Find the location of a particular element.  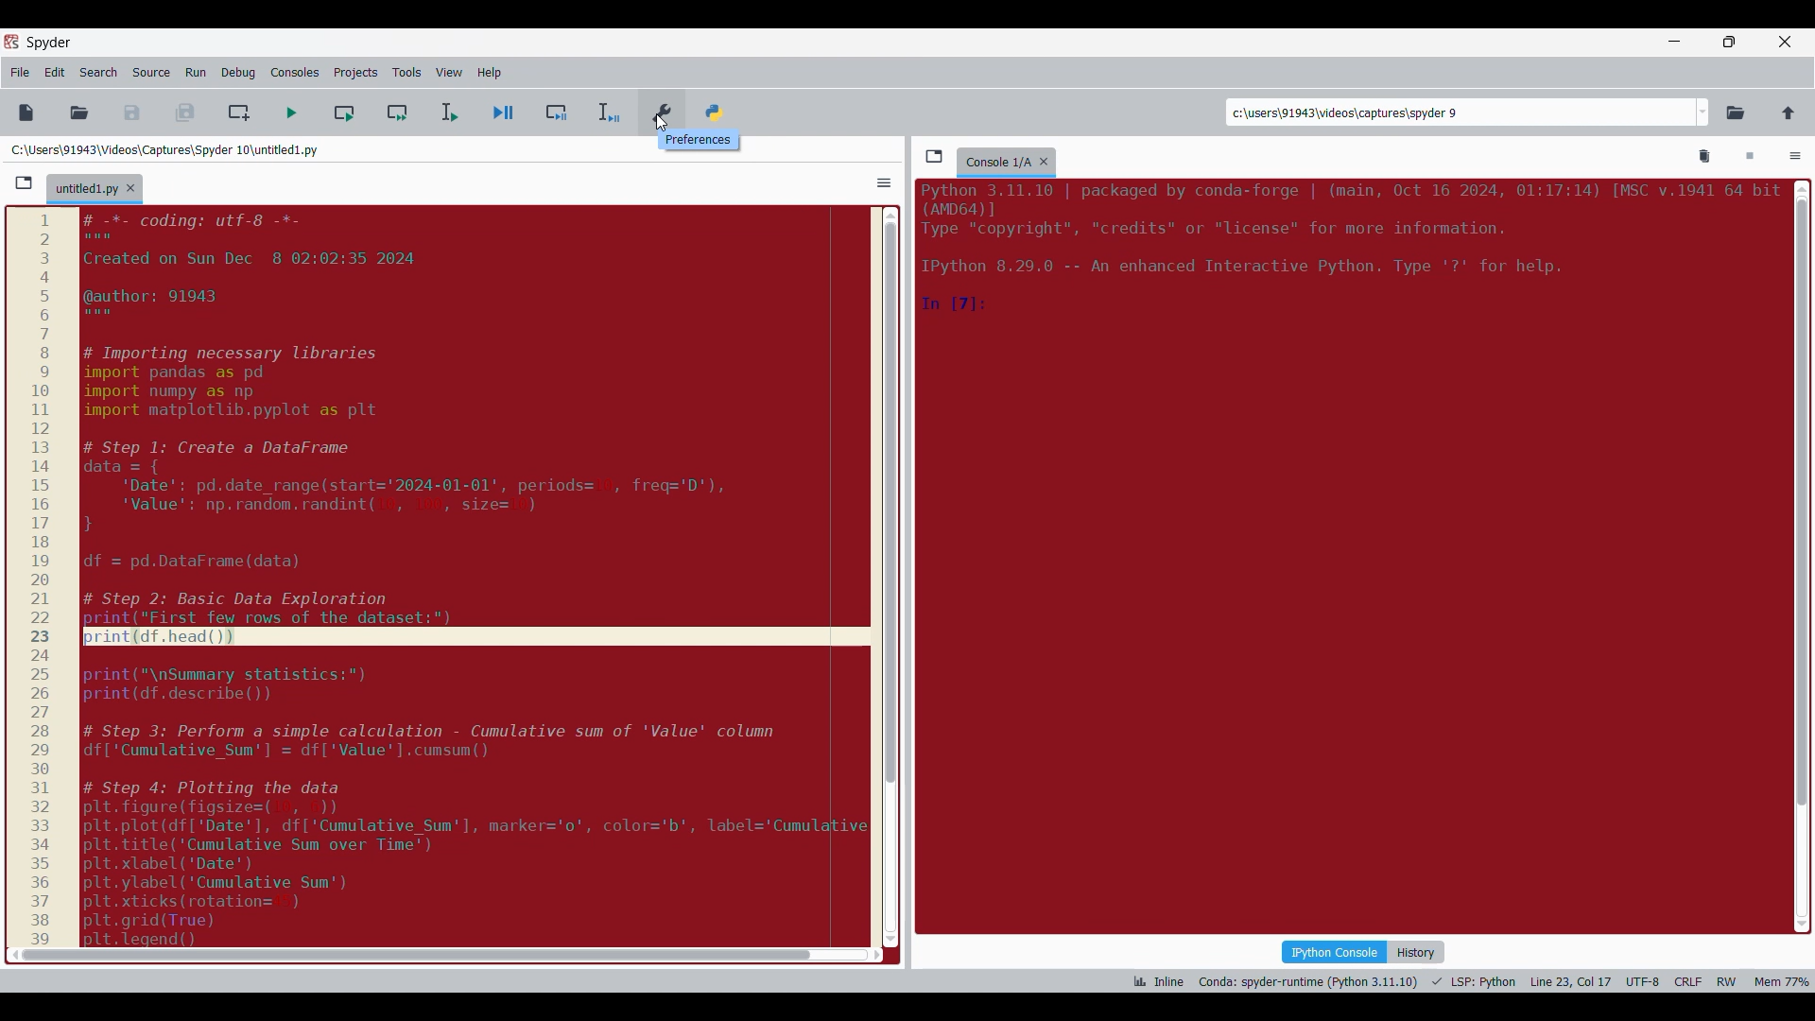

Description of current selection is located at coordinates (699, 139).